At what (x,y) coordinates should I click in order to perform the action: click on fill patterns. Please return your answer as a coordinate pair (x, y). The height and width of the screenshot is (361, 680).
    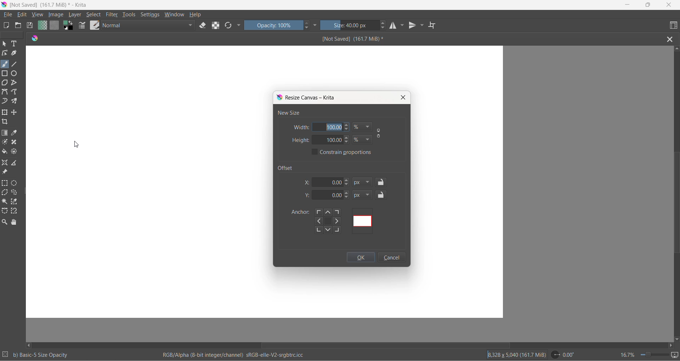
    Looking at the image, I should click on (55, 26).